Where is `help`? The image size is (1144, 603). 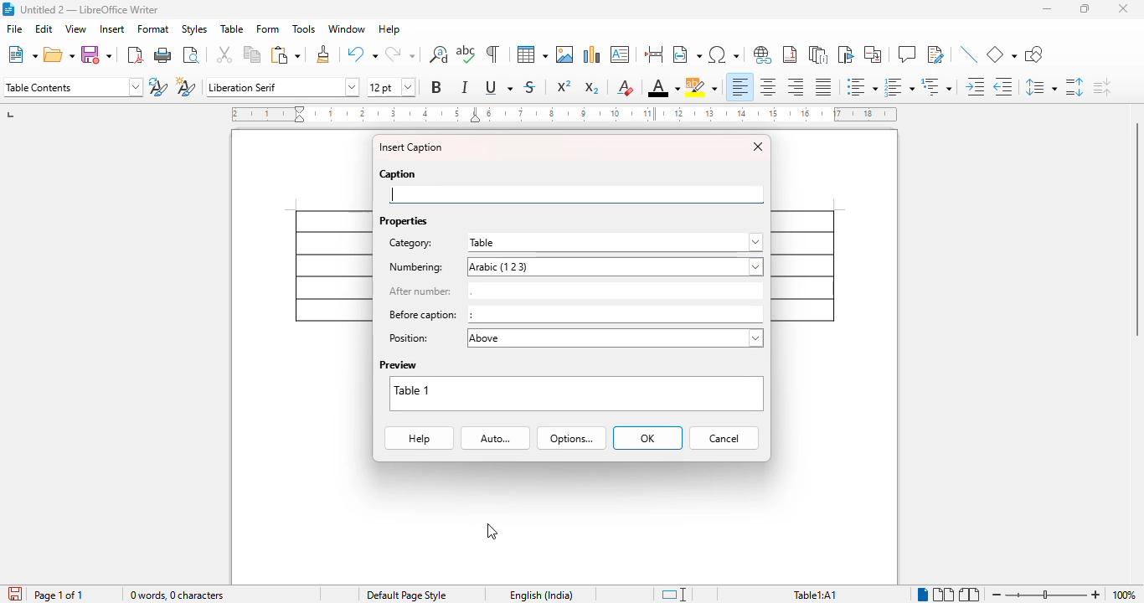 help is located at coordinates (419, 439).